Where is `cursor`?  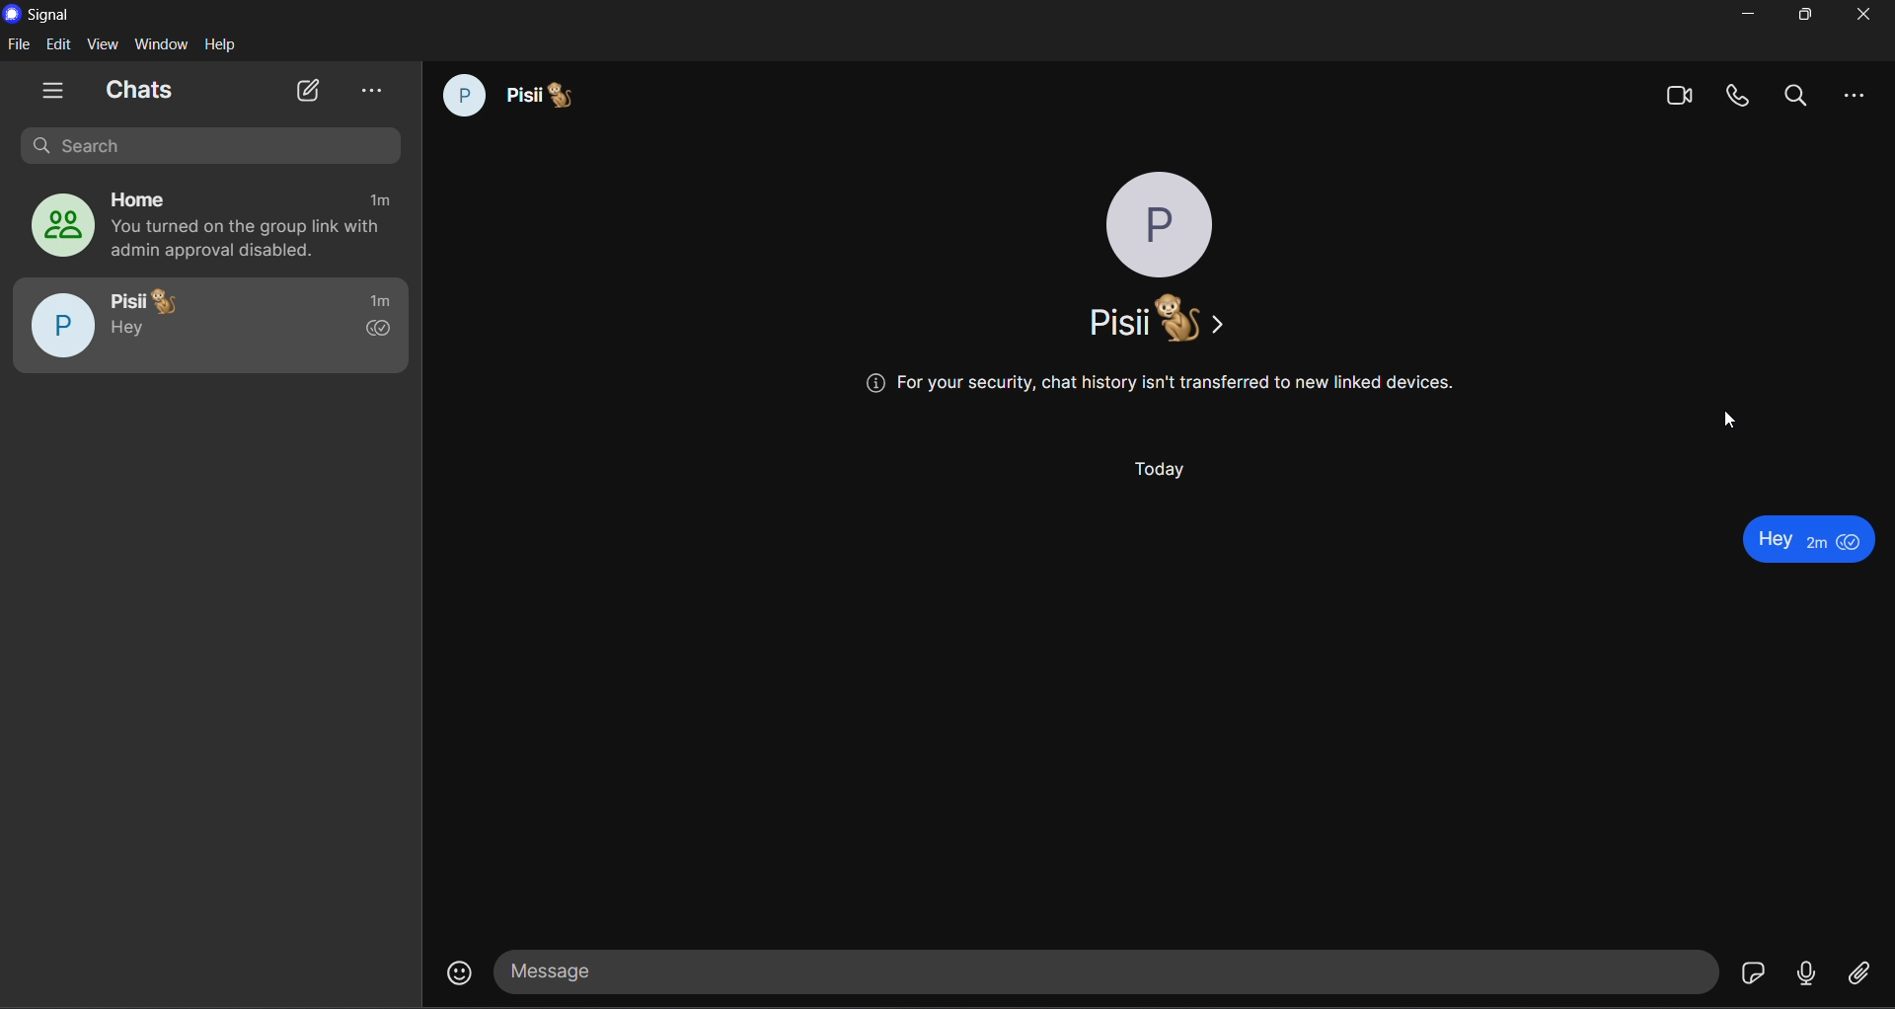 cursor is located at coordinates (1731, 420).